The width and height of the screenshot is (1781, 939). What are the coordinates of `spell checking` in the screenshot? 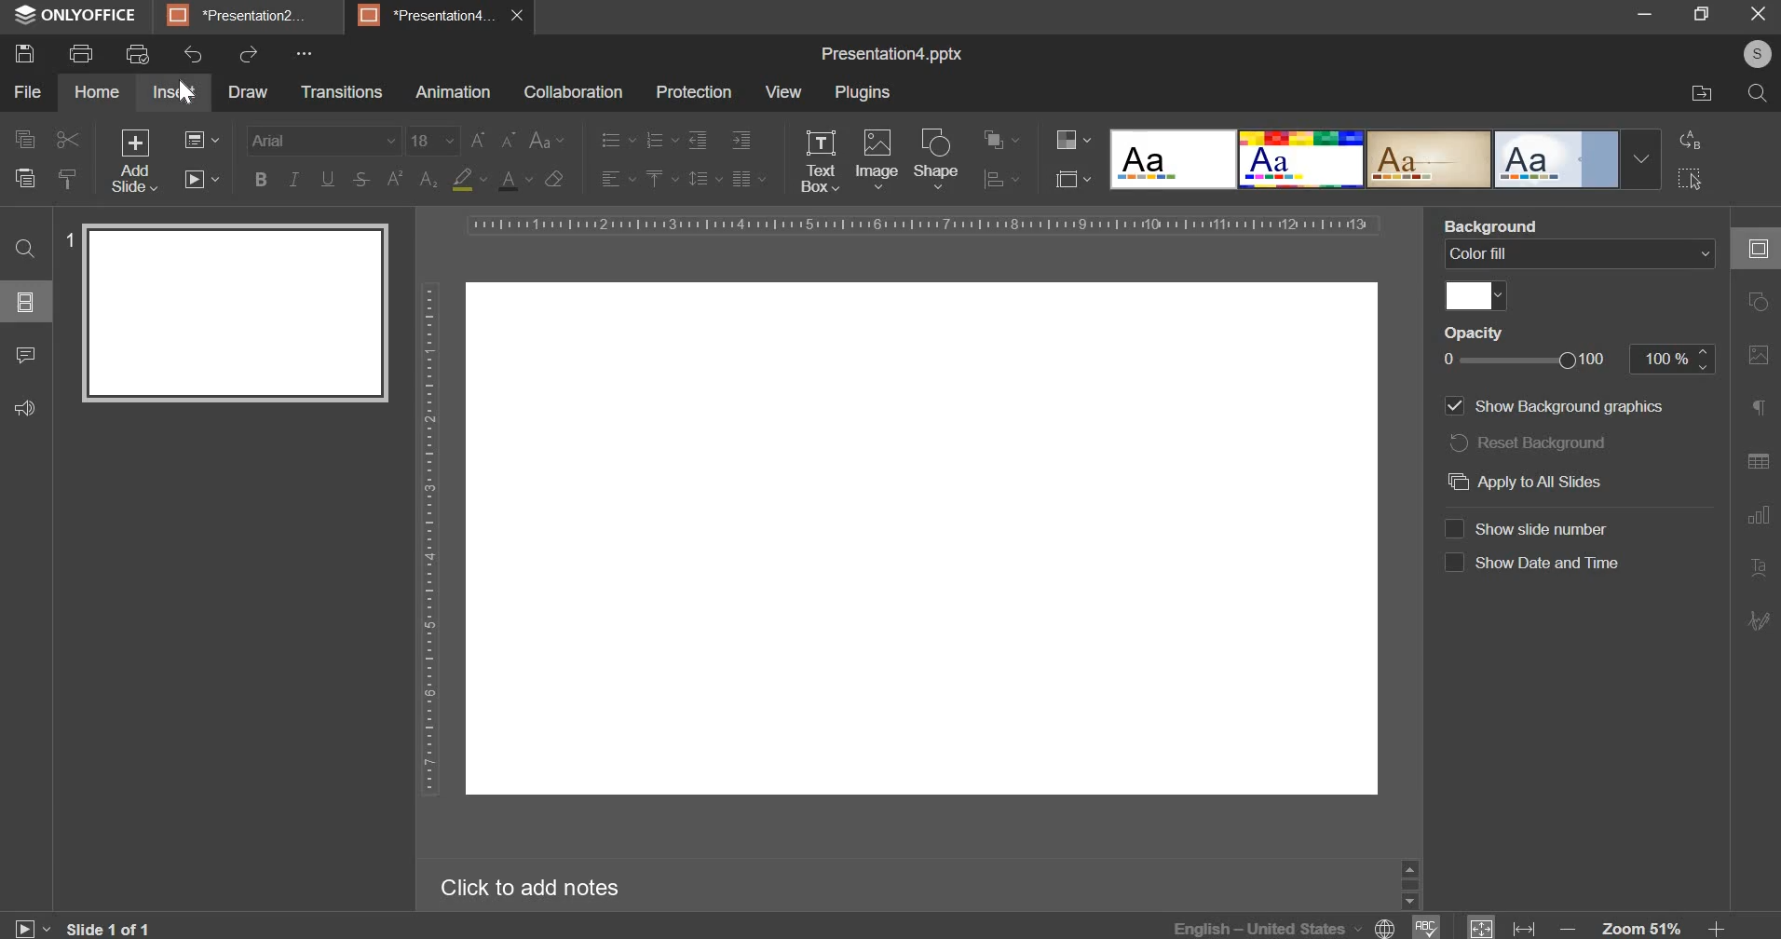 It's located at (1429, 926).